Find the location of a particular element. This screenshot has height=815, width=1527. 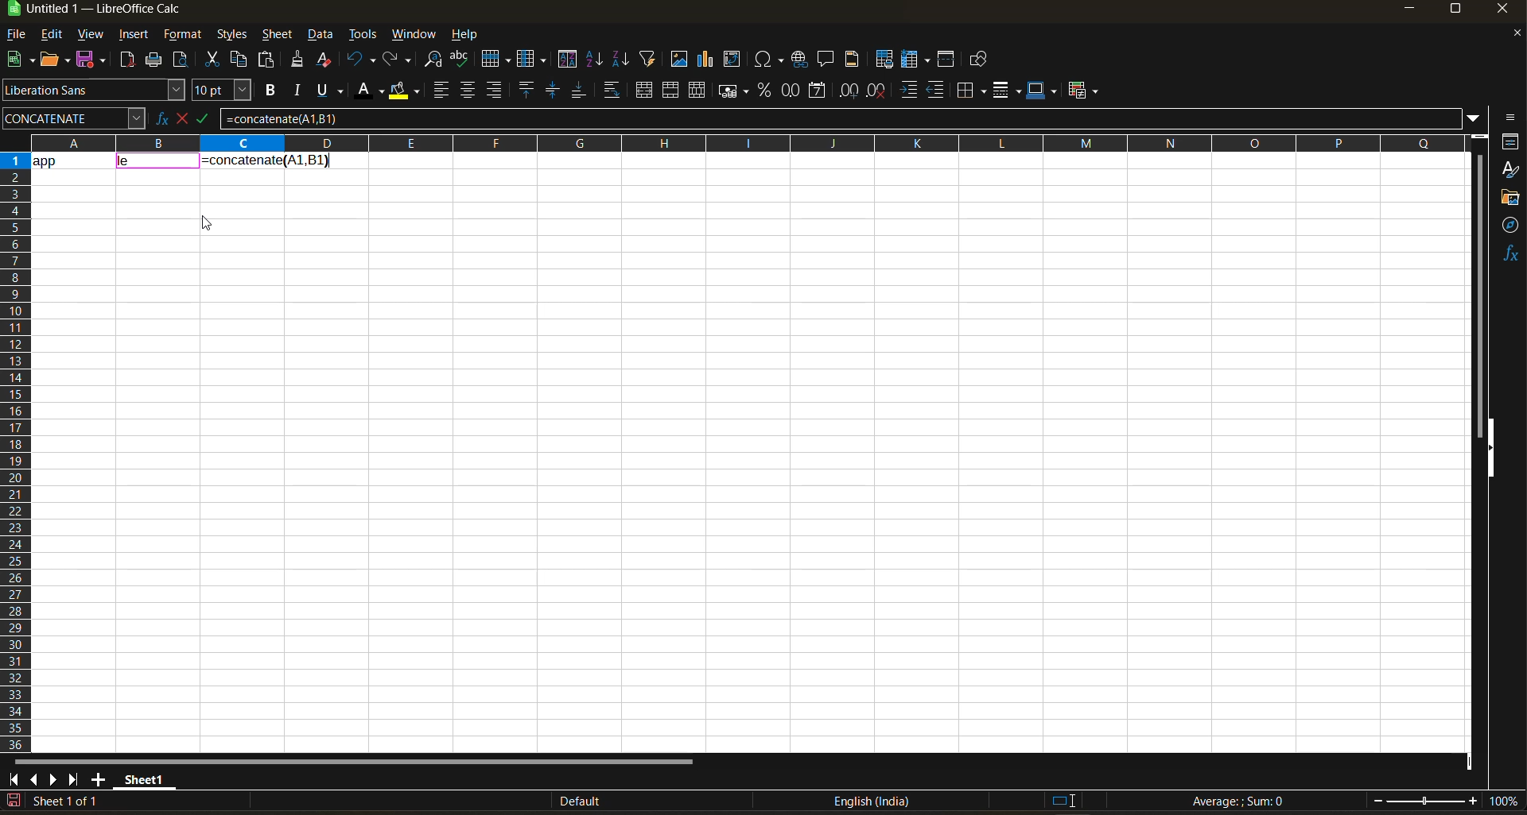

maximize is located at coordinates (1455, 12).